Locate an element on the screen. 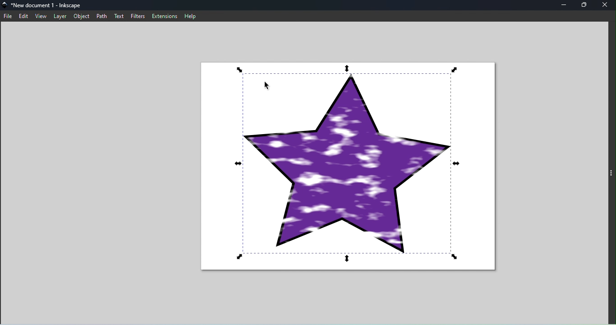  view is located at coordinates (41, 16).